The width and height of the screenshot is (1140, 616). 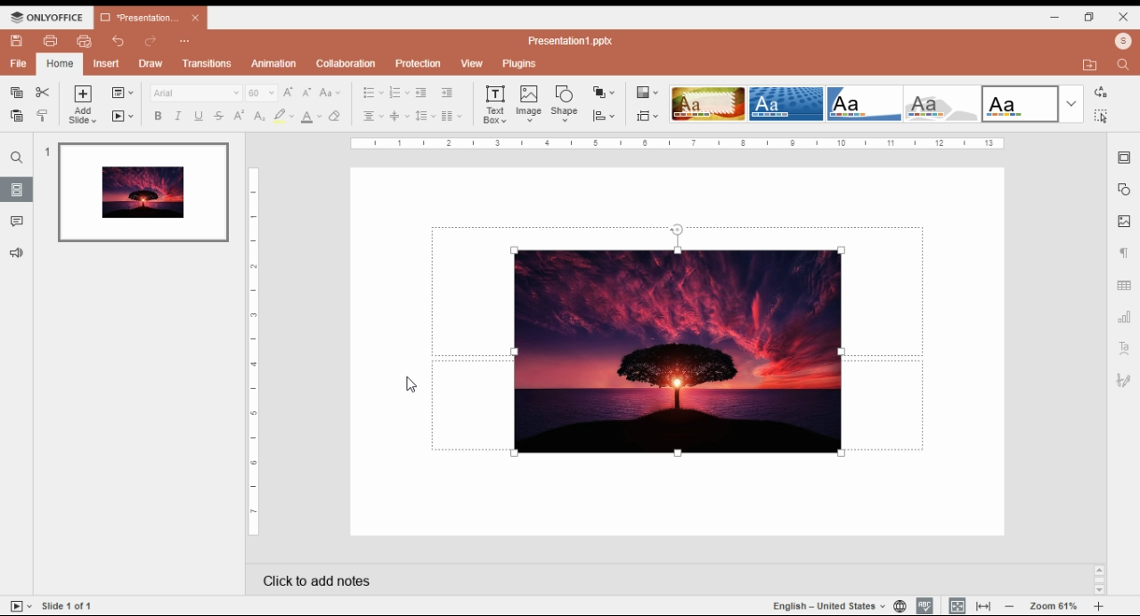 I want to click on plugins, so click(x=520, y=64).